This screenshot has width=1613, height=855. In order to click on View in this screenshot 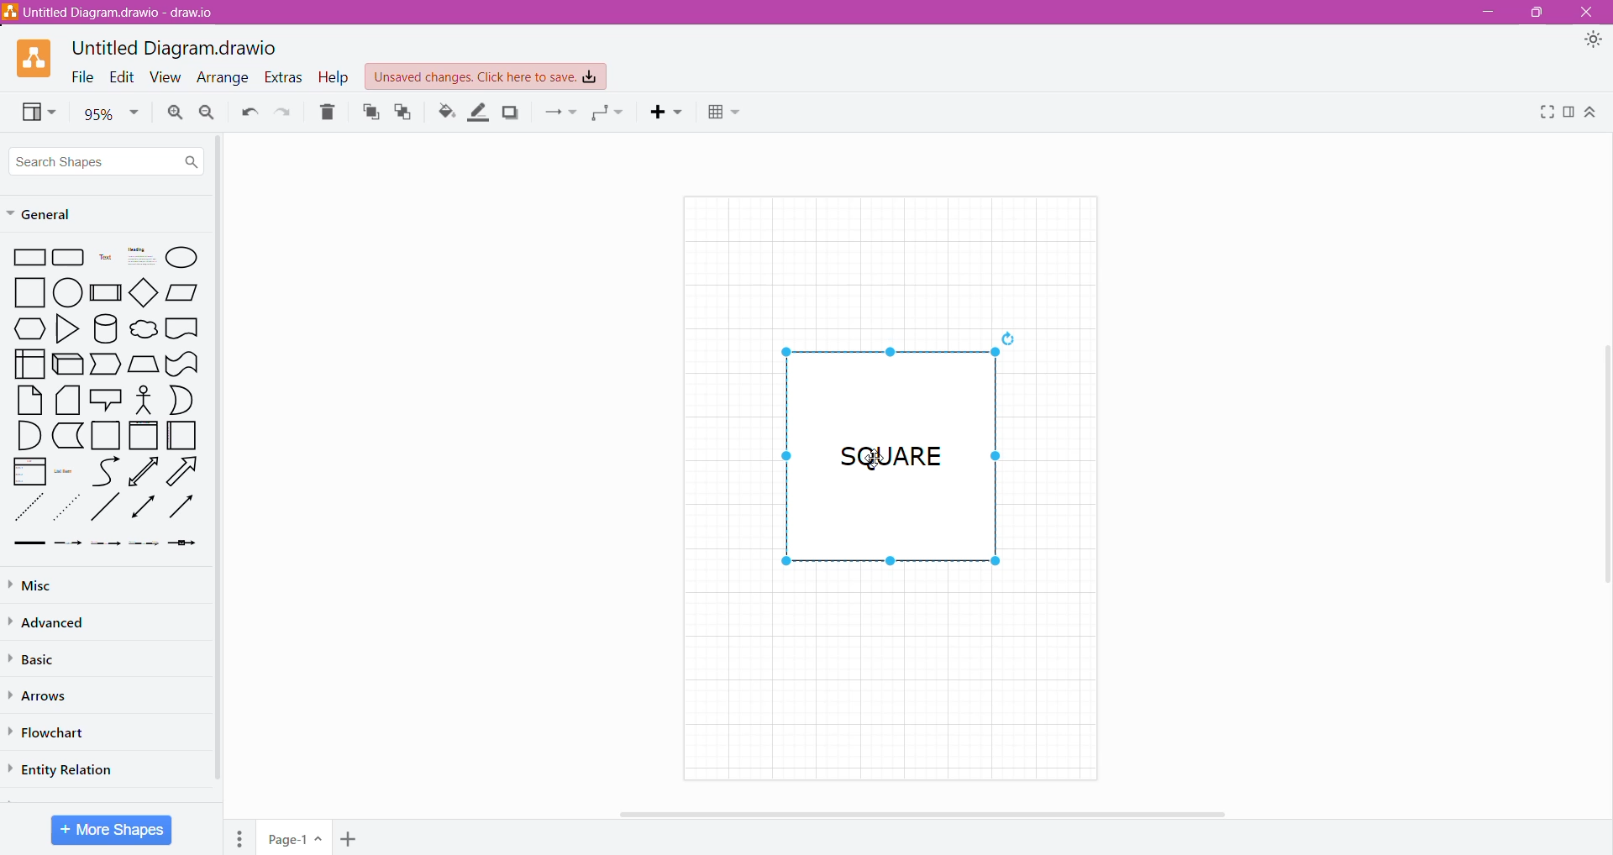, I will do `click(35, 113)`.